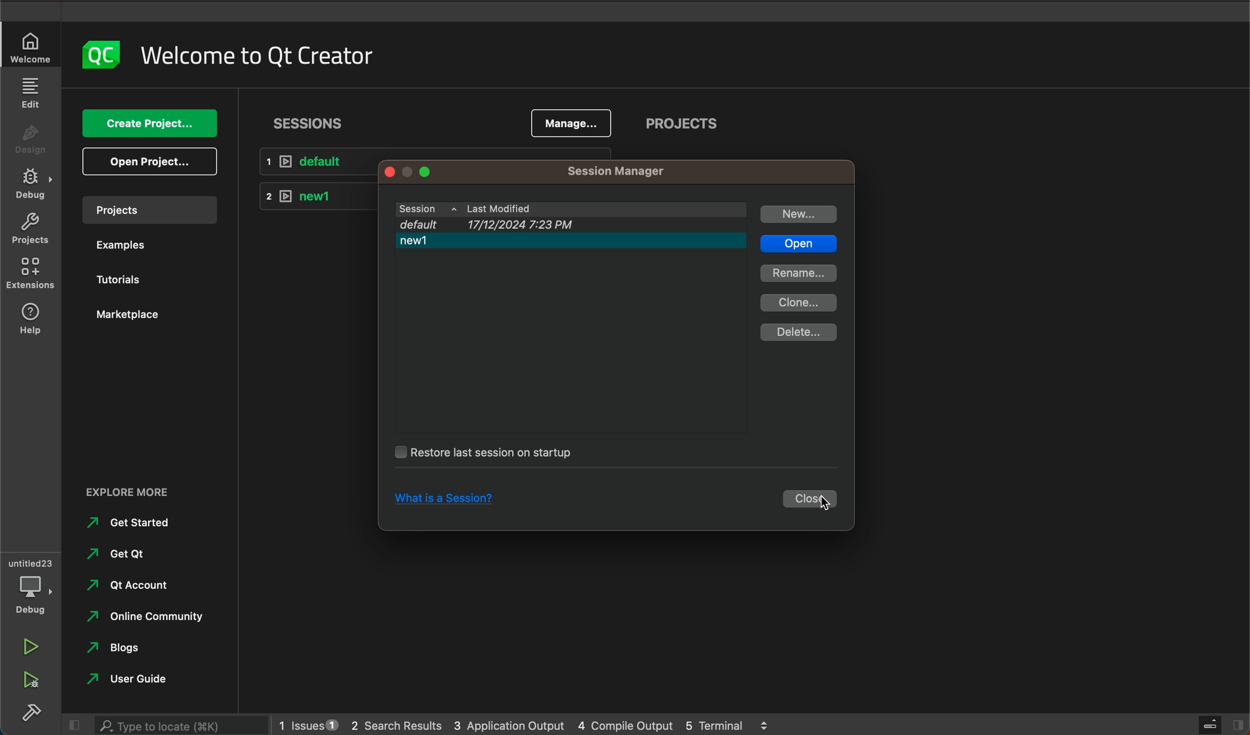  Describe the element at coordinates (510, 723) in the screenshot. I see `application output` at that location.